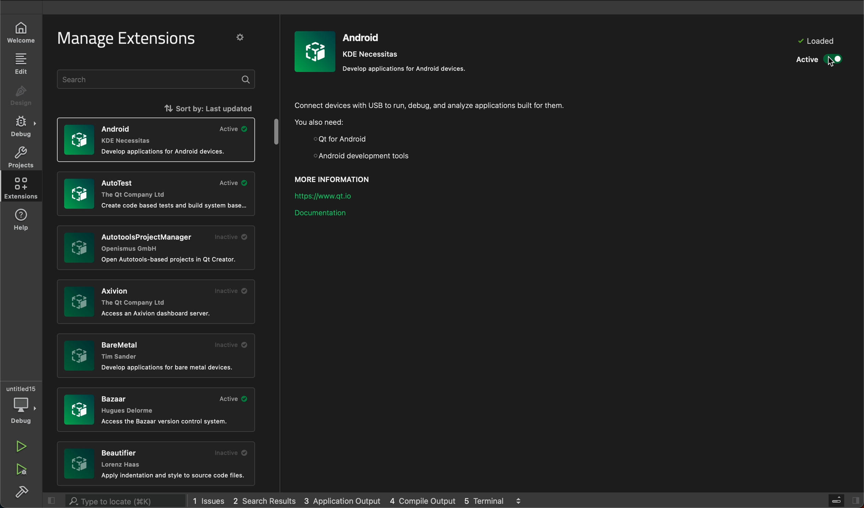 The image size is (864, 508). What do you see at coordinates (407, 51) in the screenshot?
I see `android` at bounding box center [407, 51].